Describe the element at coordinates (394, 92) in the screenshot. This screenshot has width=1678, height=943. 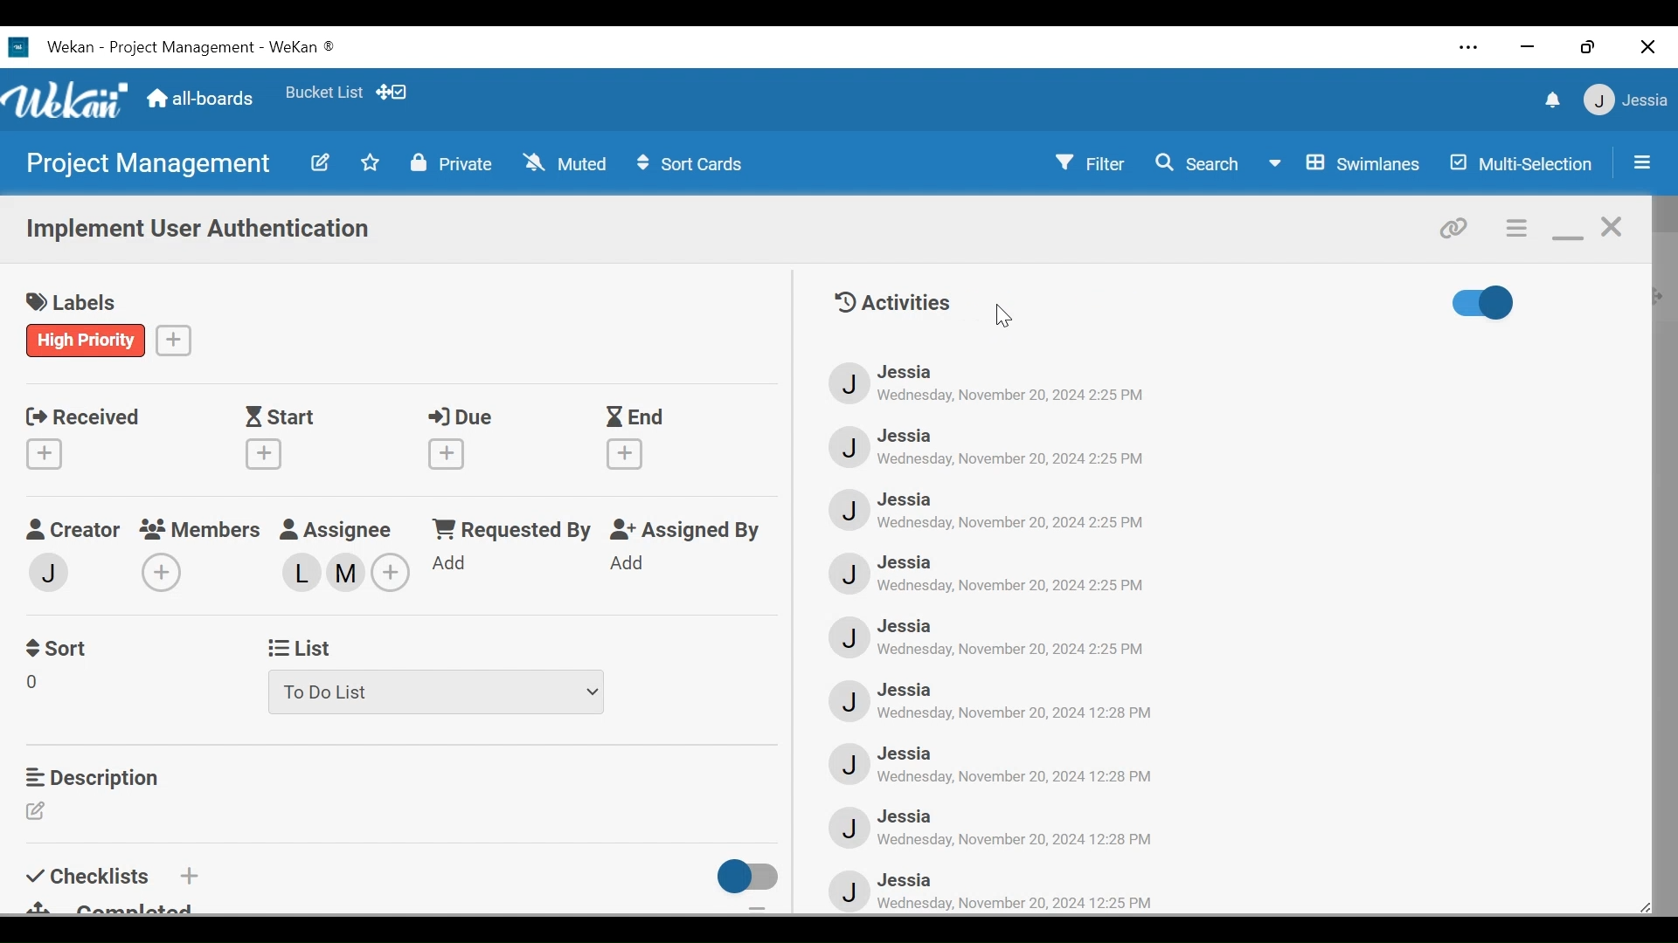
I see `Show desktop drag handles` at that location.